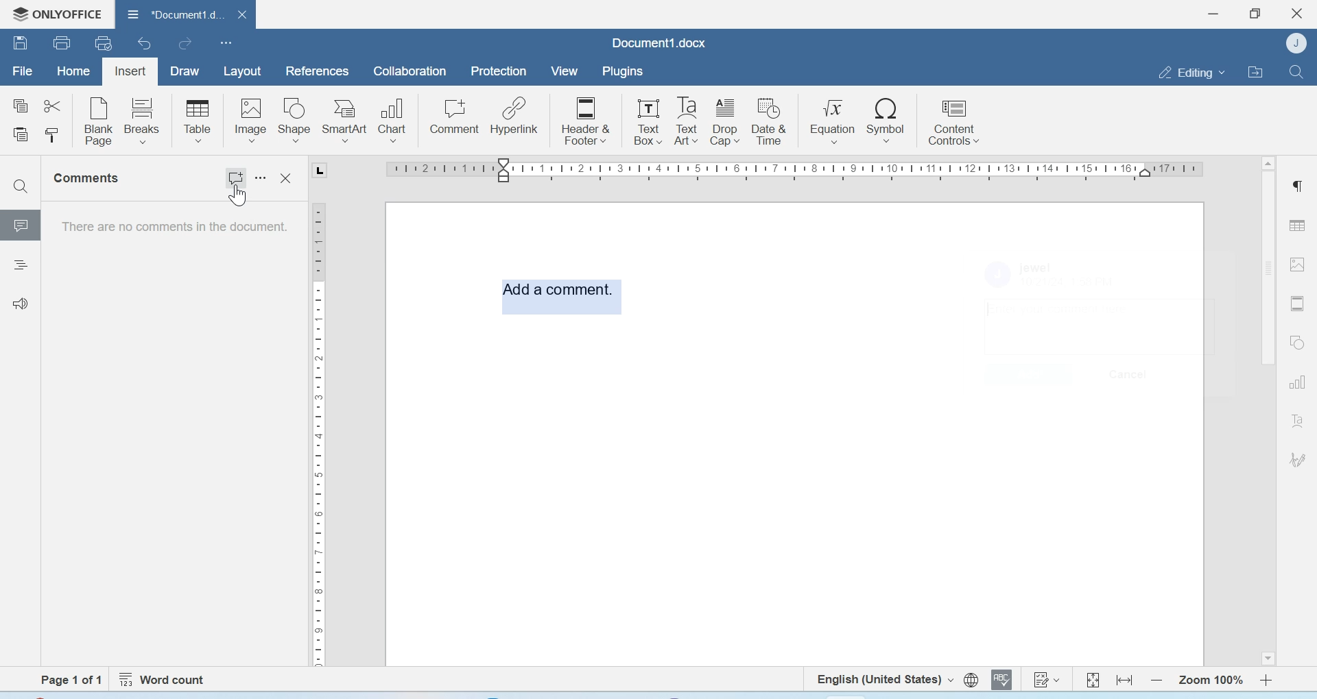  Describe the element at coordinates (621, 71) in the screenshot. I see `Plugins` at that location.